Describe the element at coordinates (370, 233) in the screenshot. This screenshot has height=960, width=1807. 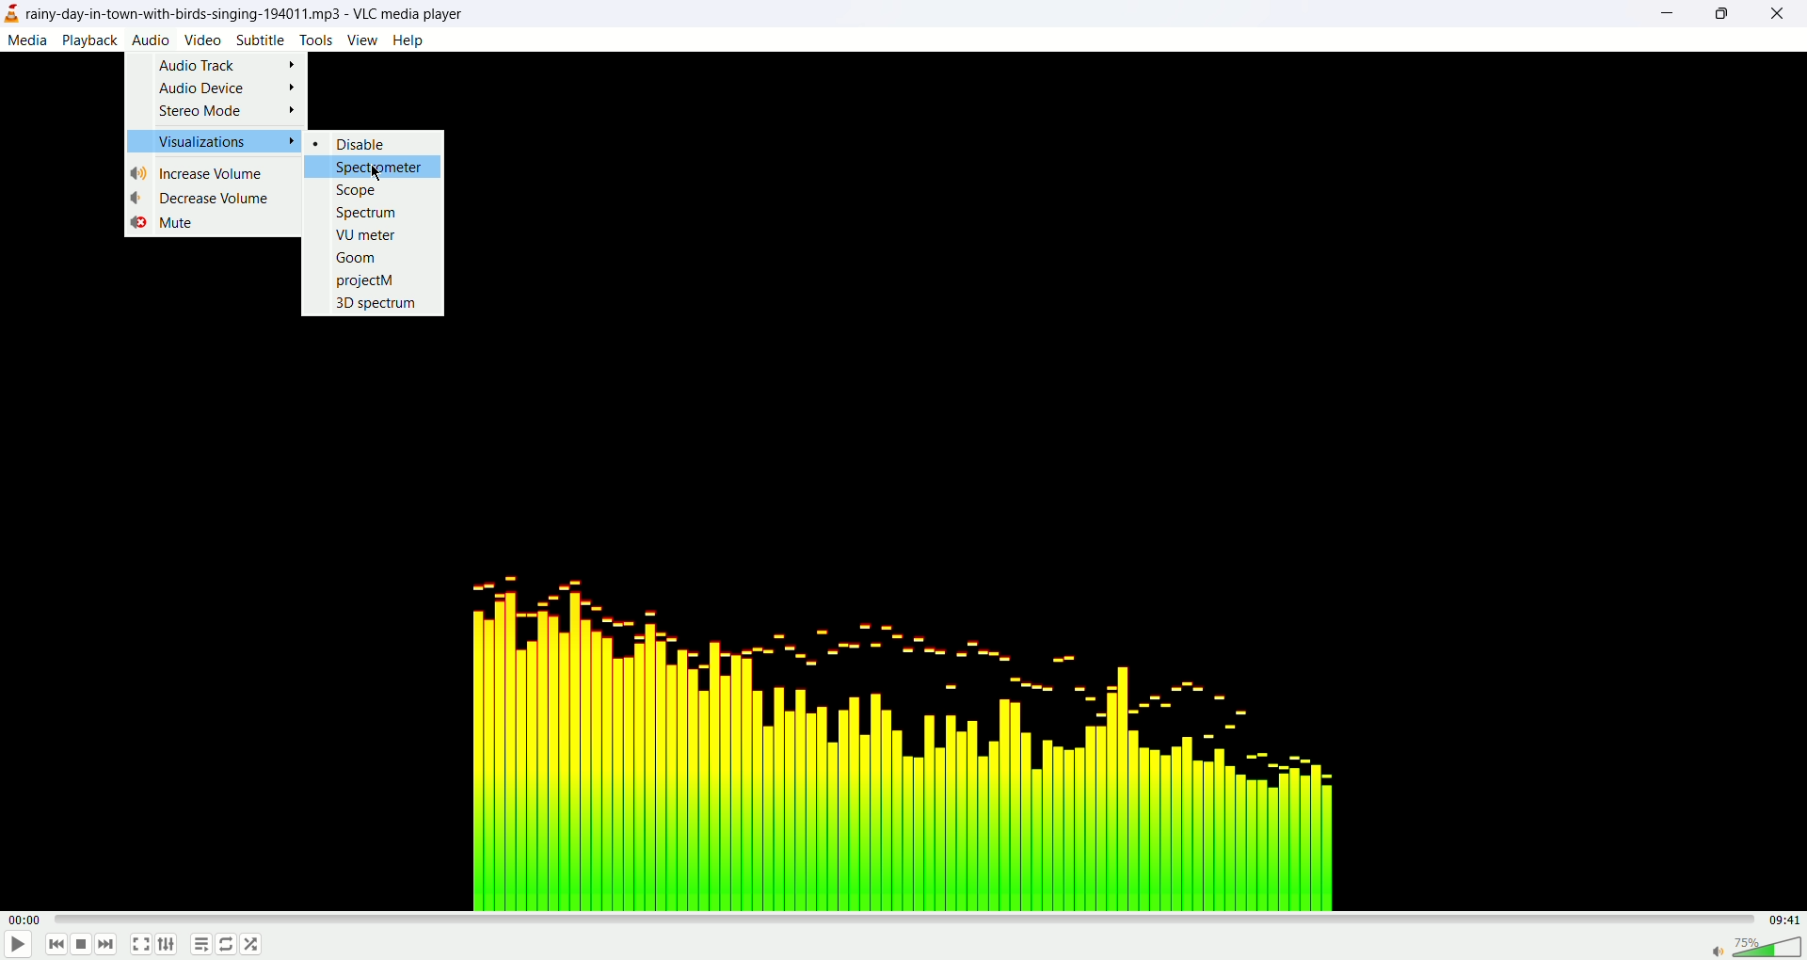
I see `VU meter` at that location.